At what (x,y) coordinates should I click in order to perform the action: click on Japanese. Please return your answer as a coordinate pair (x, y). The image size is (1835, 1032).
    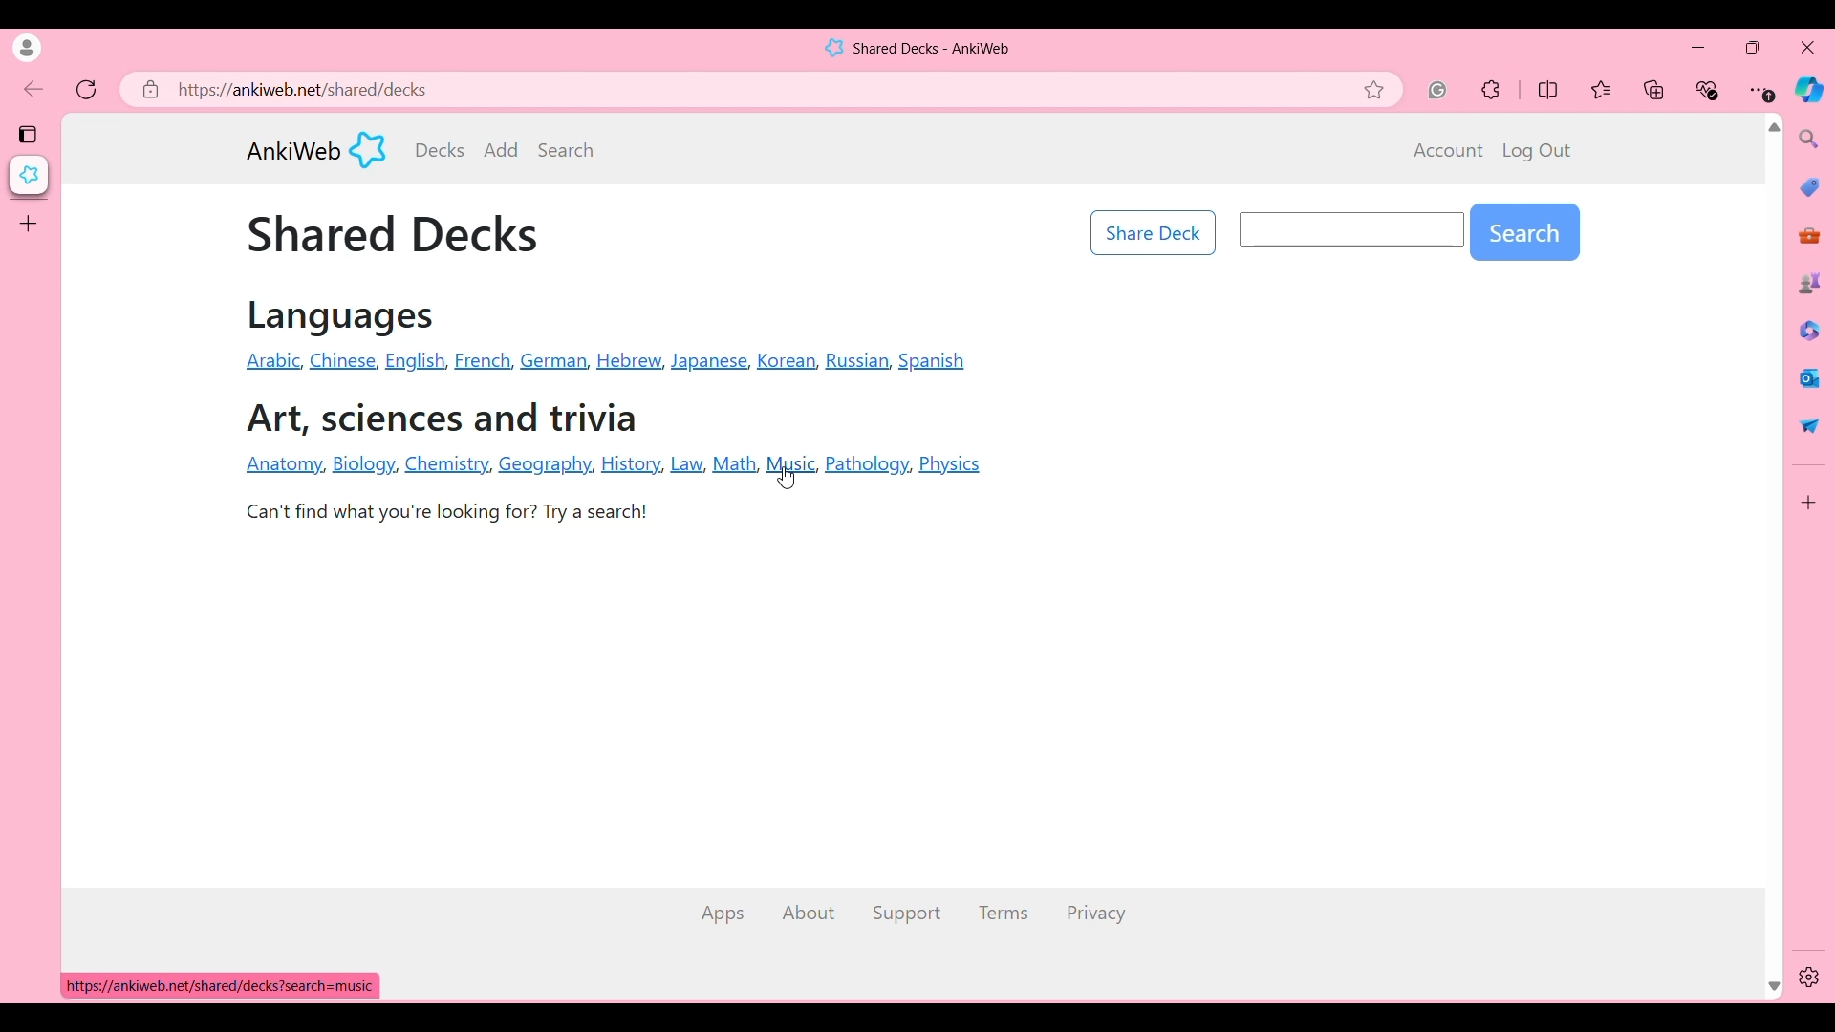
    Looking at the image, I should click on (706, 362).